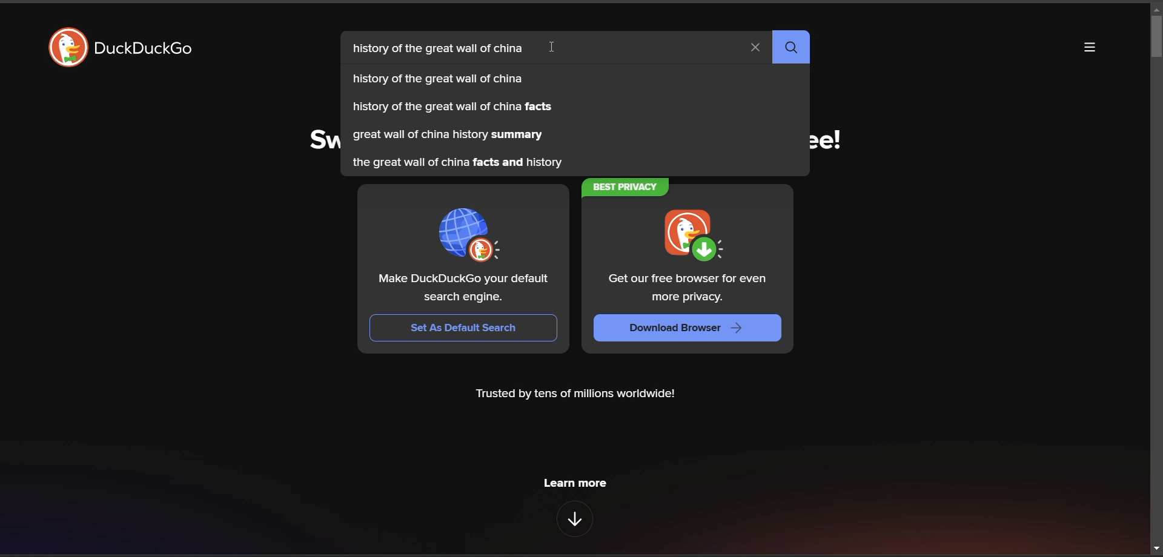 This screenshot has width=1163, height=557. What do you see at coordinates (117, 50) in the screenshot?
I see `logo and title` at bounding box center [117, 50].